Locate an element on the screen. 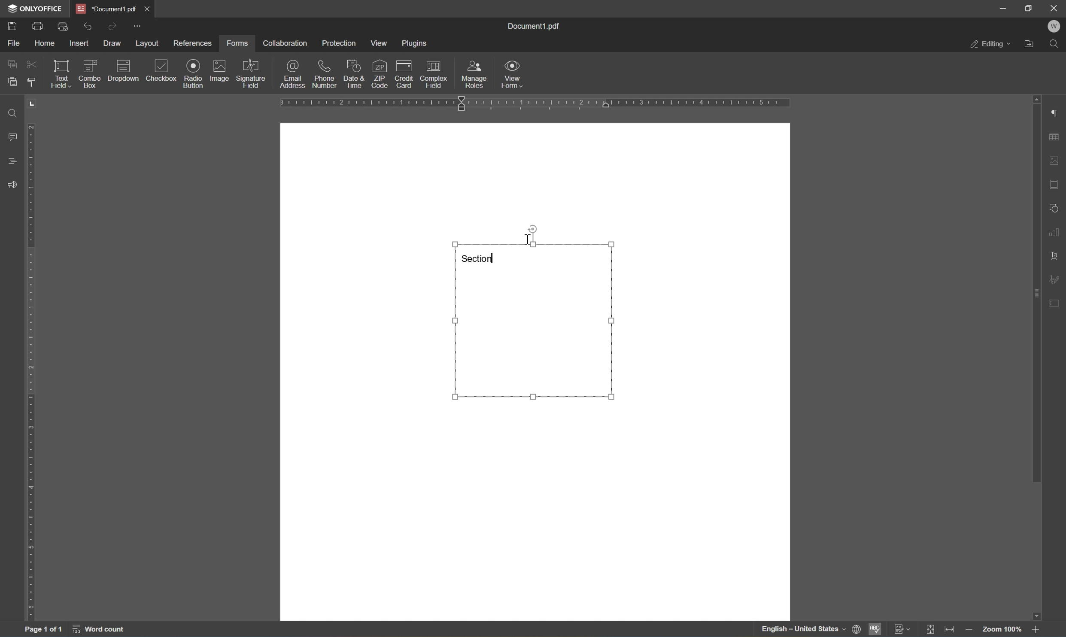 This screenshot has width=1066, height=637. collaboration is located at coordinates (285, 43).